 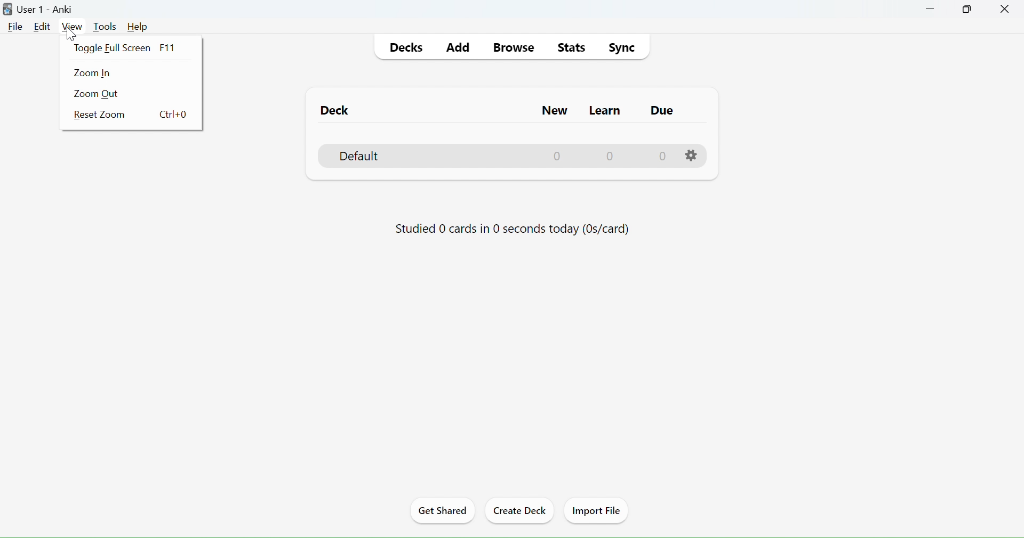 What do you see at coordinates (511, 226) in the screenshot?
I see `Studied 0 cards in 0 seconds` at bounding box center [511, 226].